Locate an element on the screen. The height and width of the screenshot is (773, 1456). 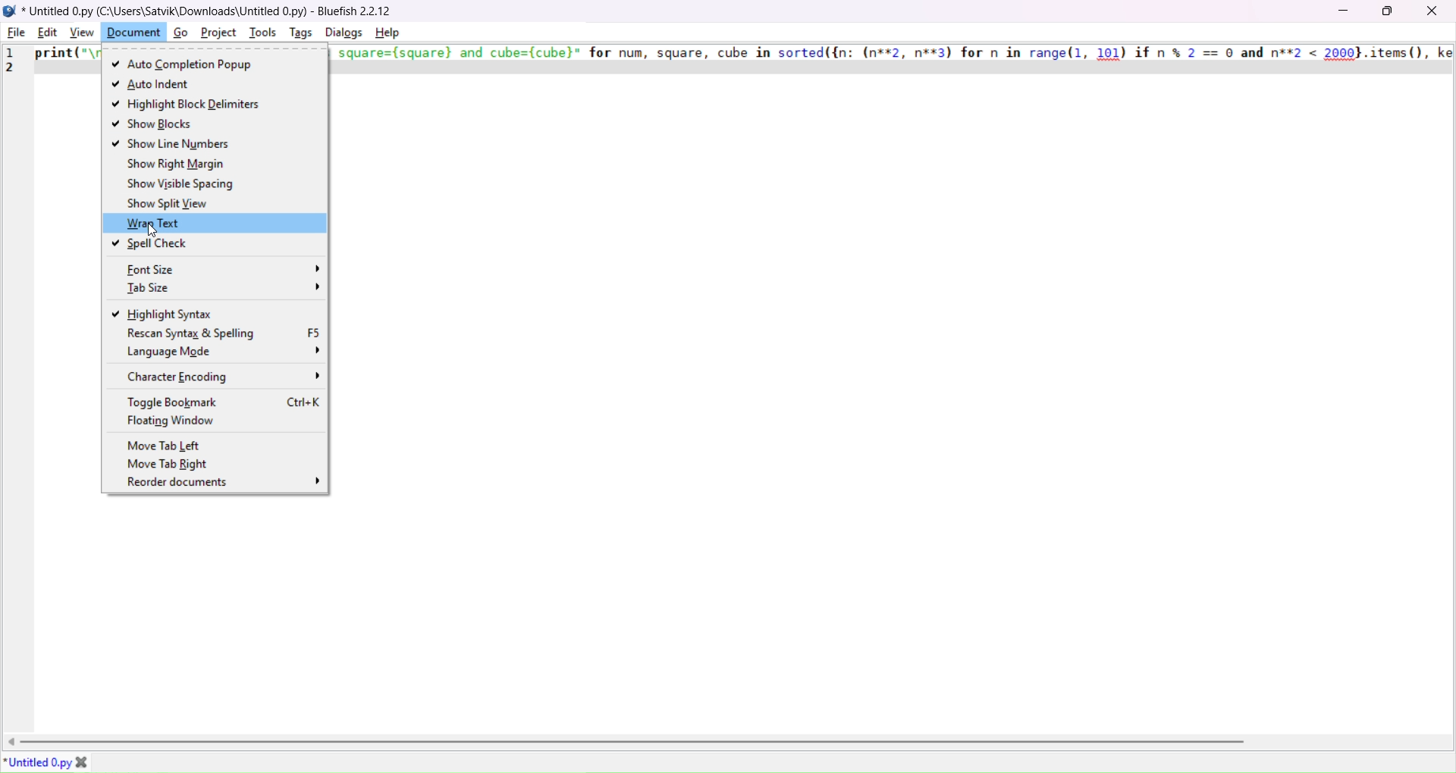
highlight syntax is located at coordinates (162, 314).